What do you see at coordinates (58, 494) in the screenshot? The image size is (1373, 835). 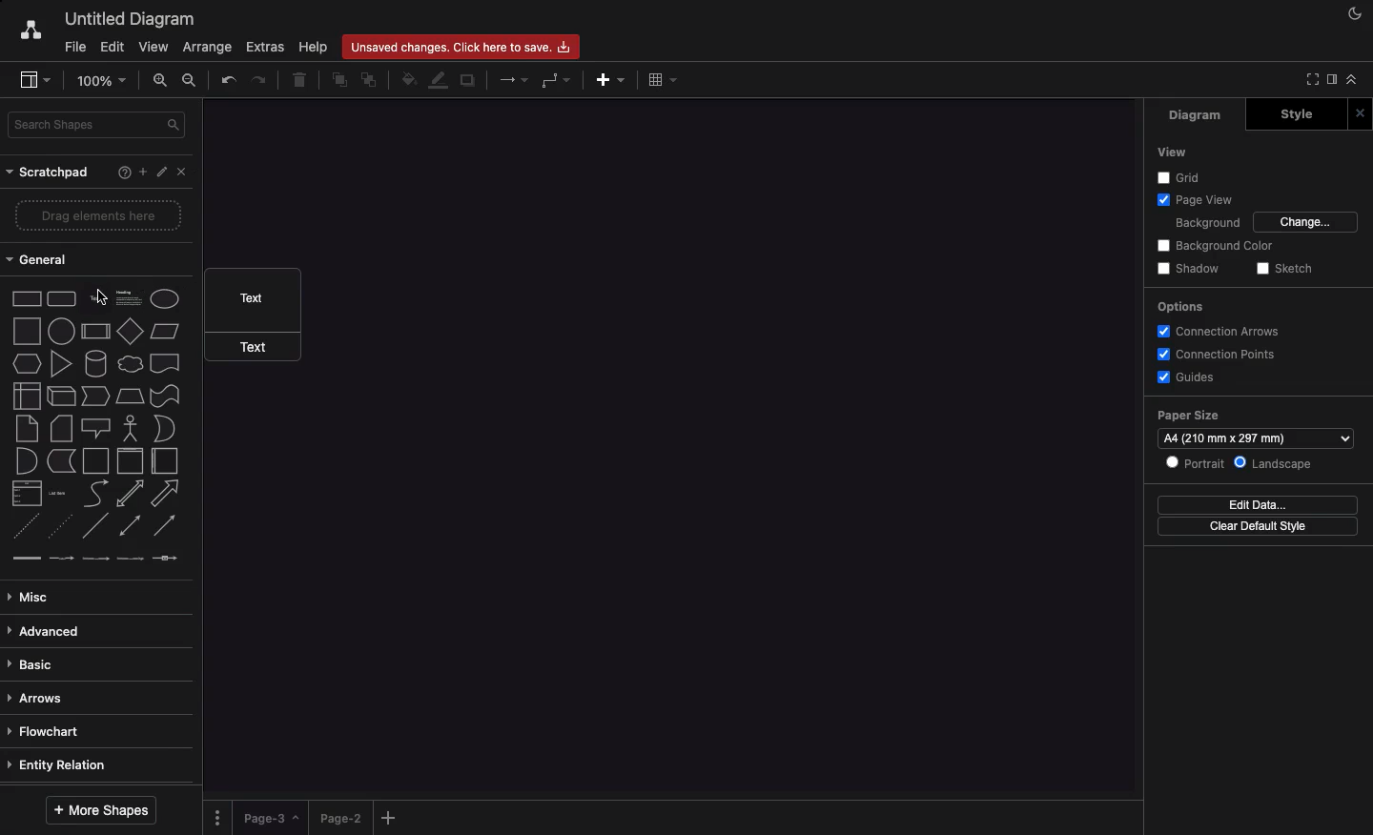 I see `list item` at bounding box center [58, 494].